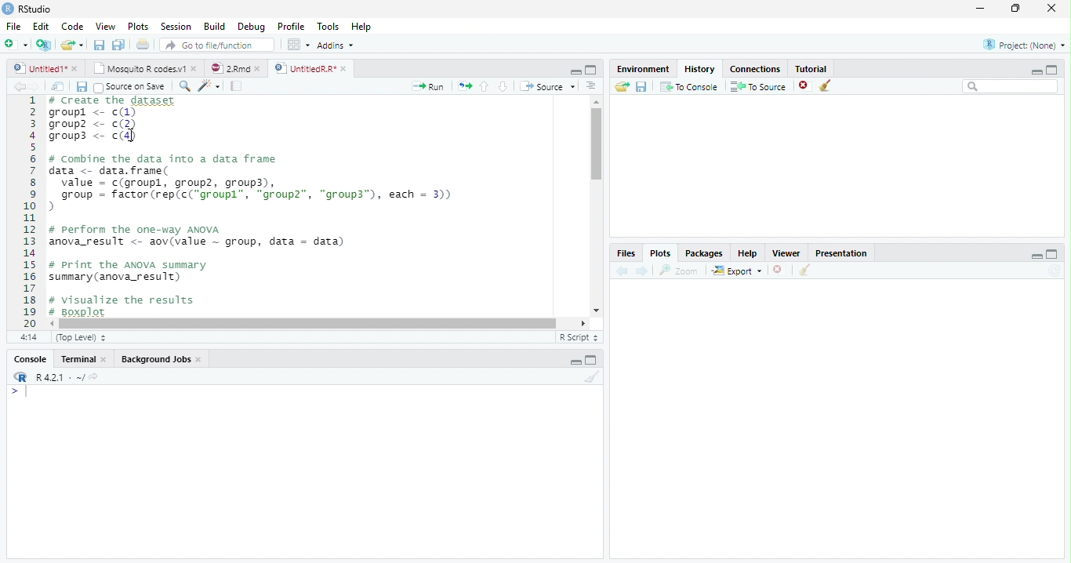 This screenshot has width=1071, height=563. Describe the element at coordinates (642, 271) in the screenshot. I see `Next` at that location.